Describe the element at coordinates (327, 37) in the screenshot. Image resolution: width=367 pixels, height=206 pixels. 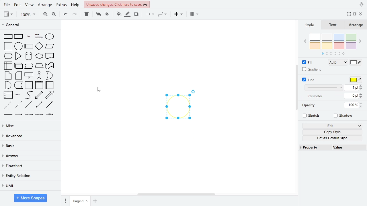
I see `ash` at that location.